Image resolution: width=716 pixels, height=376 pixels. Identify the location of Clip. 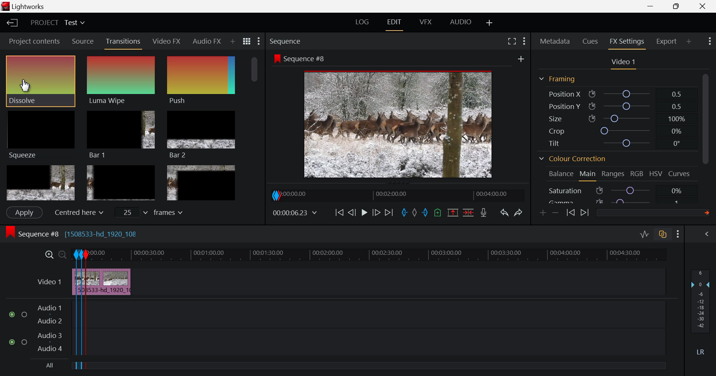
(117, 282).